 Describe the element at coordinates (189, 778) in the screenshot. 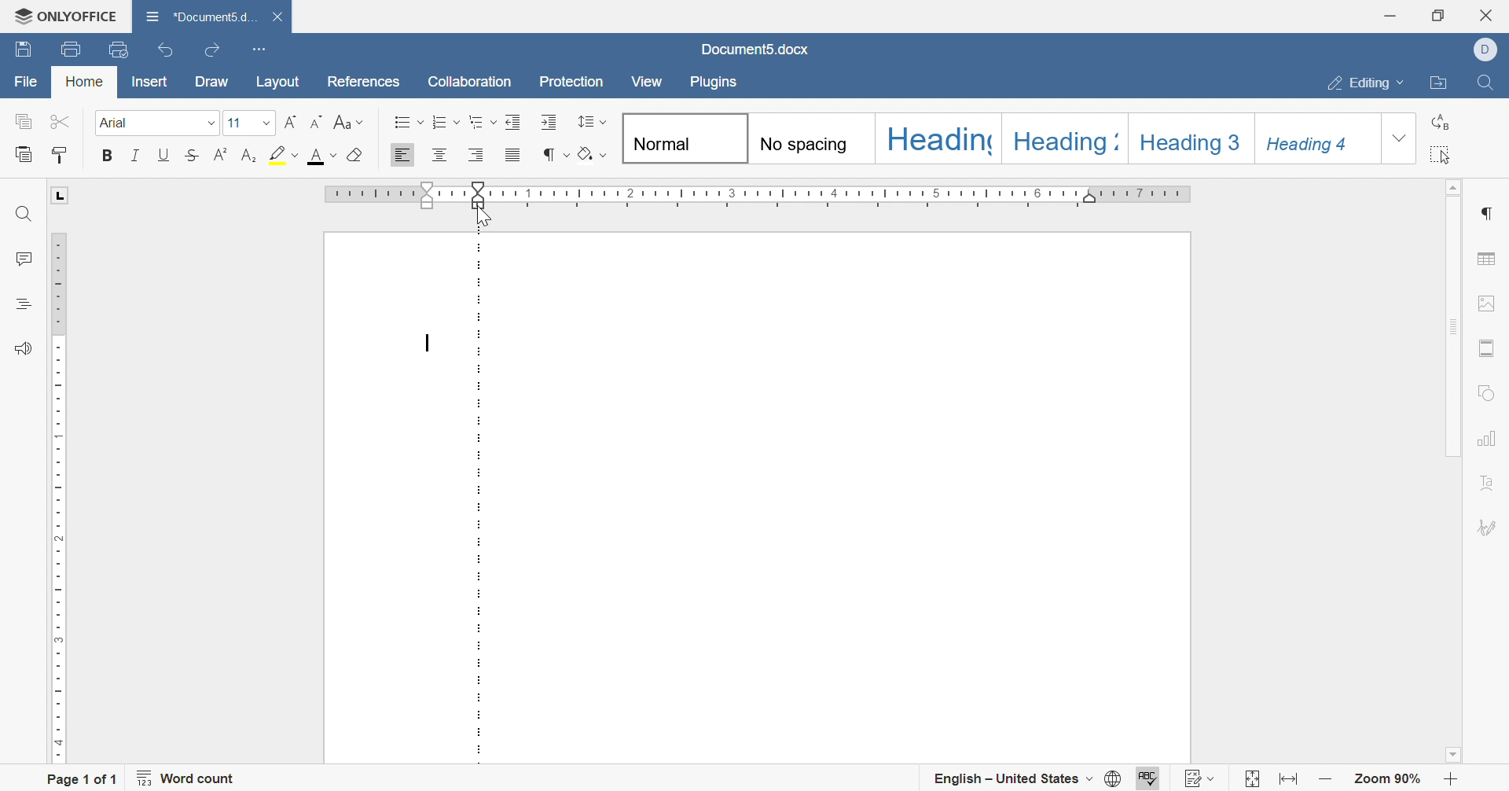

I see `word count` at that location.